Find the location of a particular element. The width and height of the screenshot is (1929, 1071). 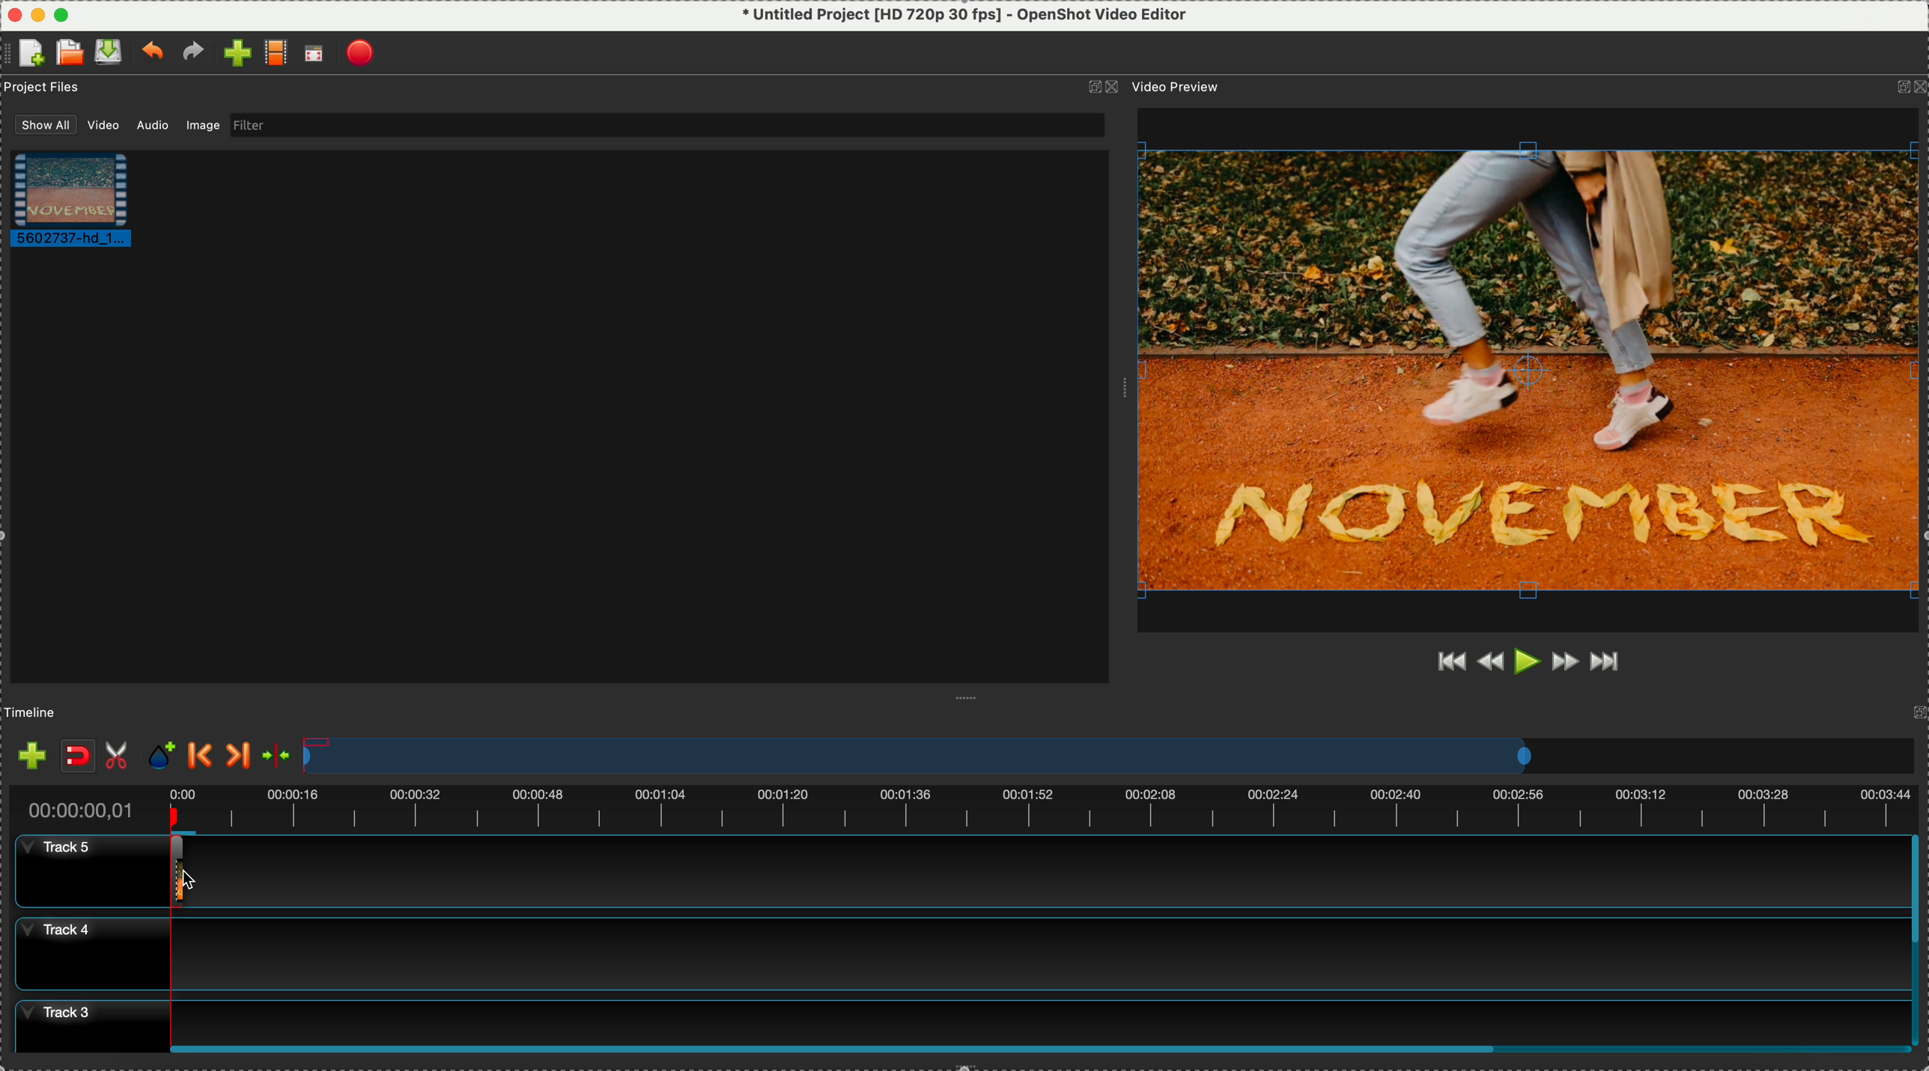

choose profile is located at coordinates (276, 54).